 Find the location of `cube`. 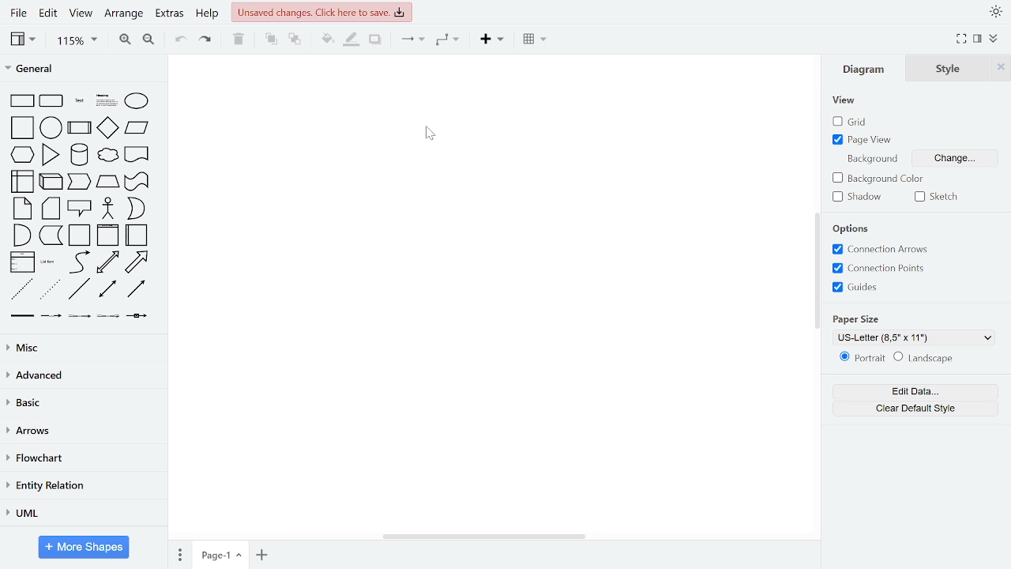

cube is located at coordinates (52, 181).